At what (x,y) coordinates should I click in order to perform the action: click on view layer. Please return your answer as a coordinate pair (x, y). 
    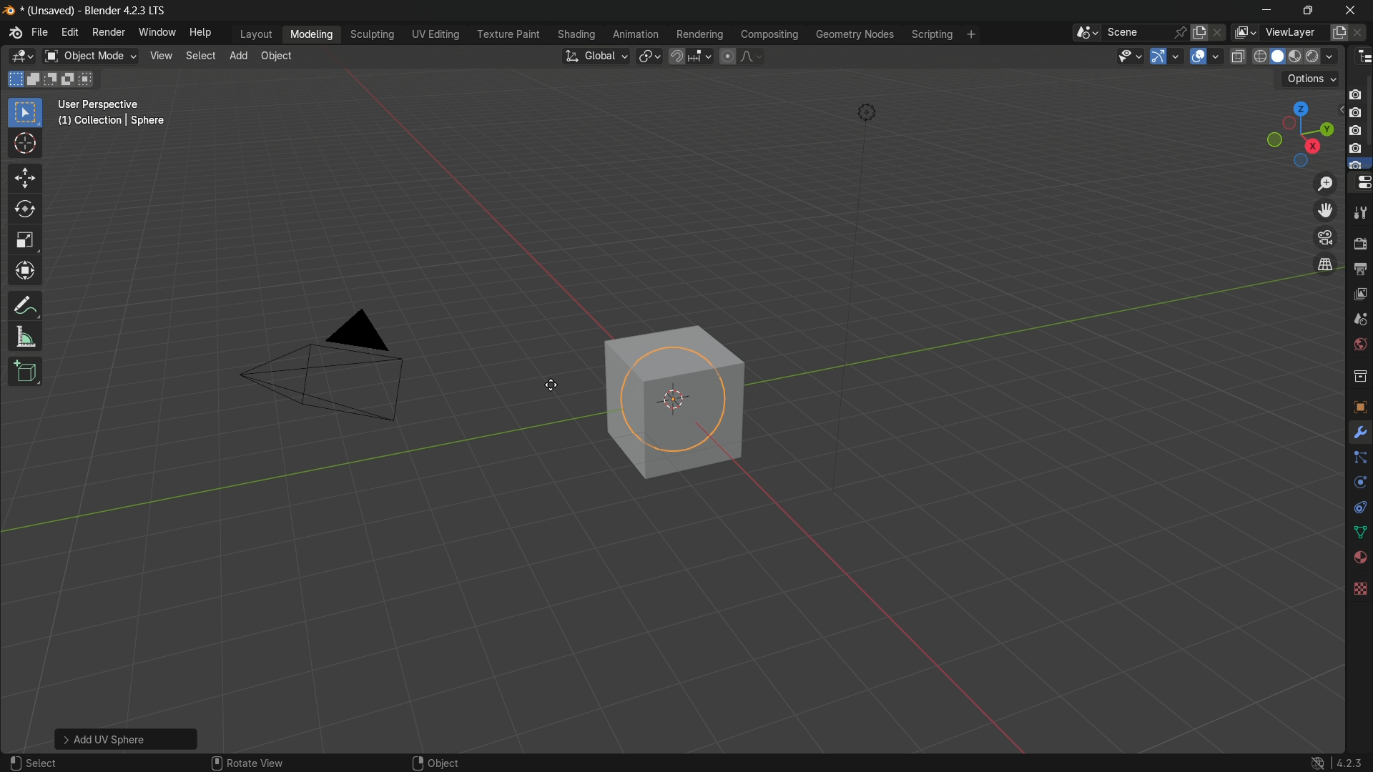
    Looking at the image, I should click on (1361, 294).